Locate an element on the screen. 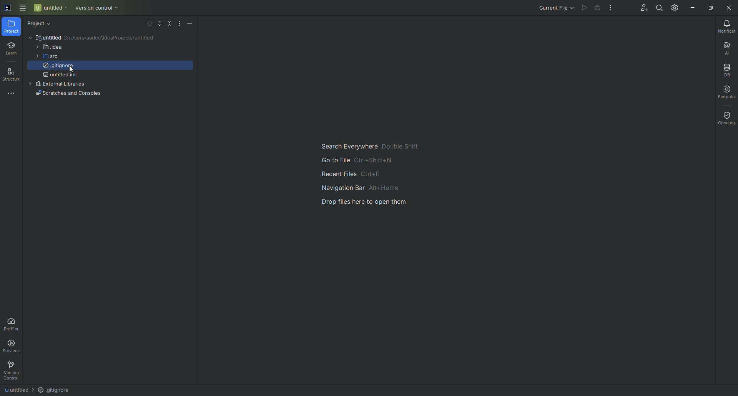 This screenshot has width=738, height=396. Services is located at coordinates (14, 346).